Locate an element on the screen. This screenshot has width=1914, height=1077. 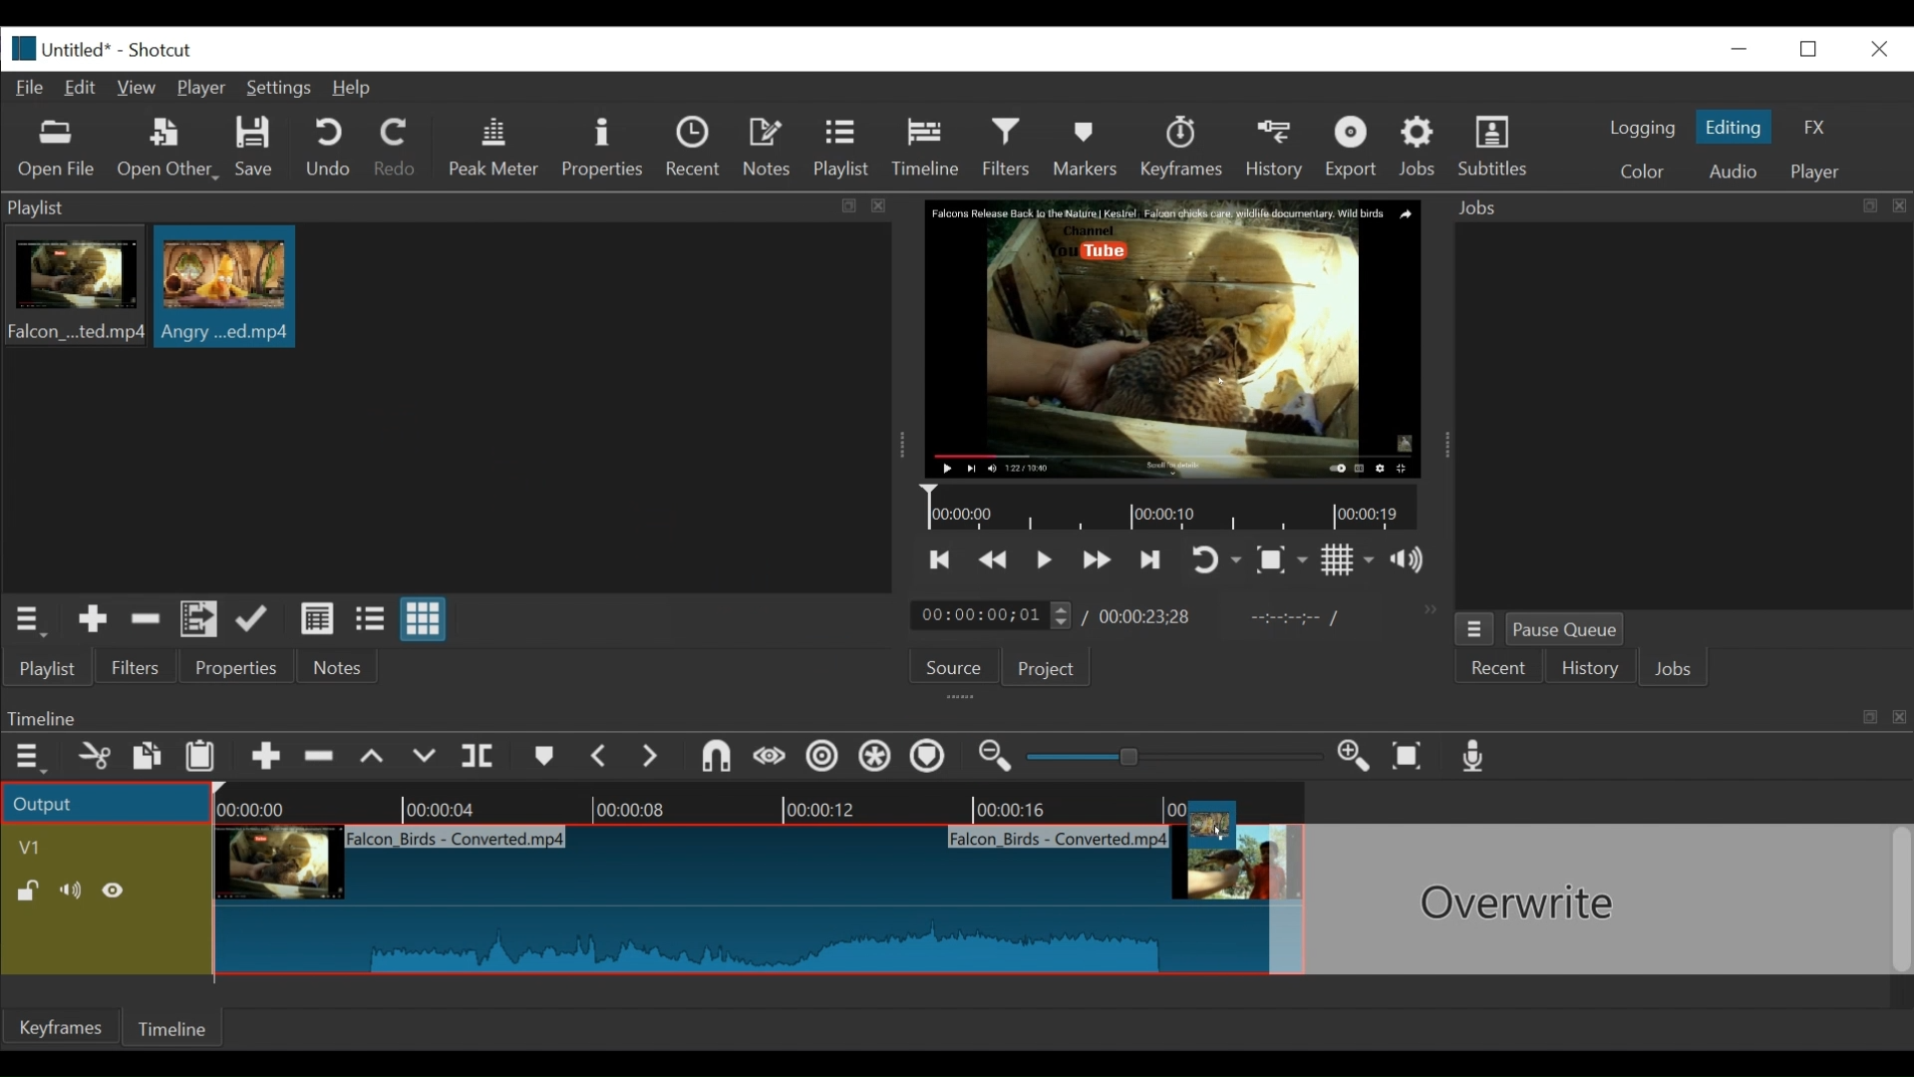
view as icons is located at coordinates (421, 620).